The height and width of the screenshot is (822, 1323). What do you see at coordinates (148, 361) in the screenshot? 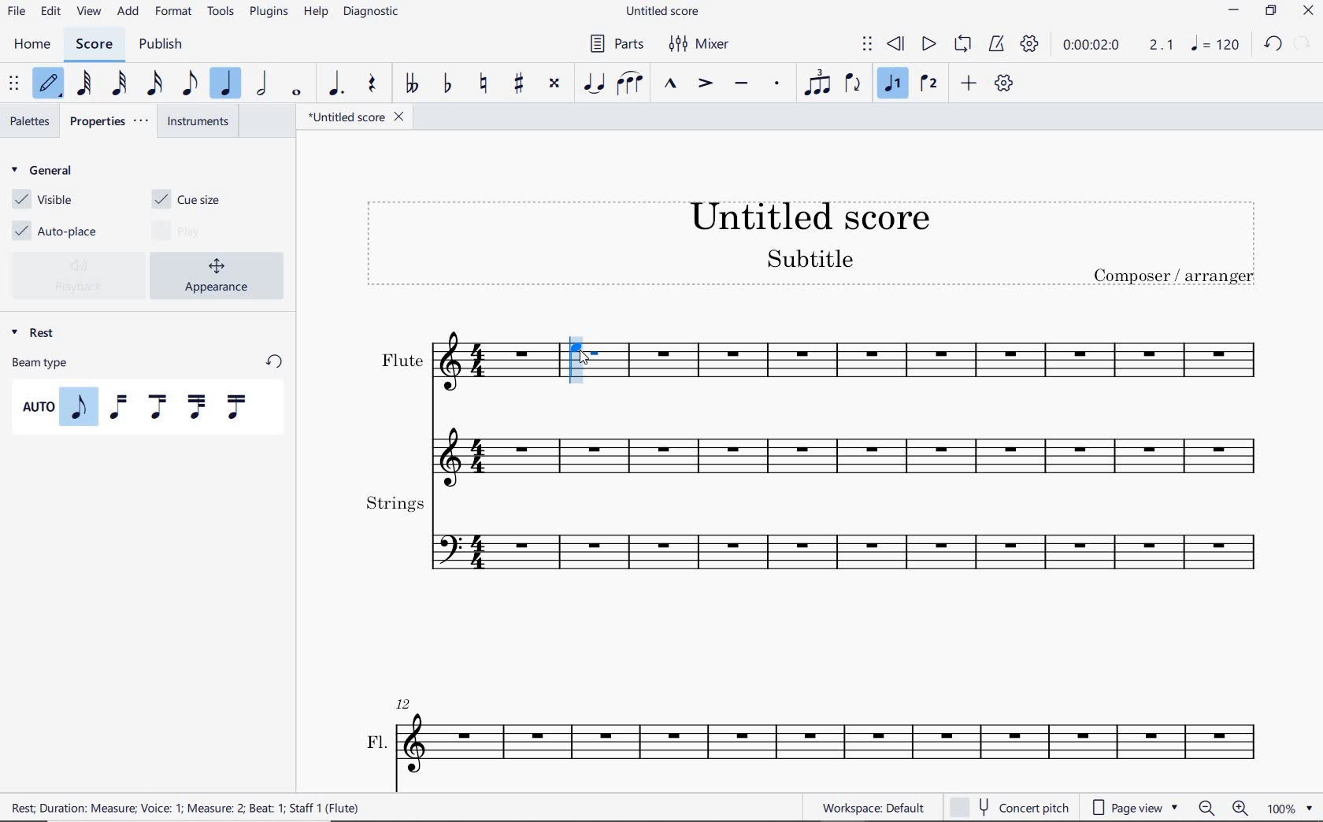
I see `BEAM TYPE` at bounding box center [148, 361].